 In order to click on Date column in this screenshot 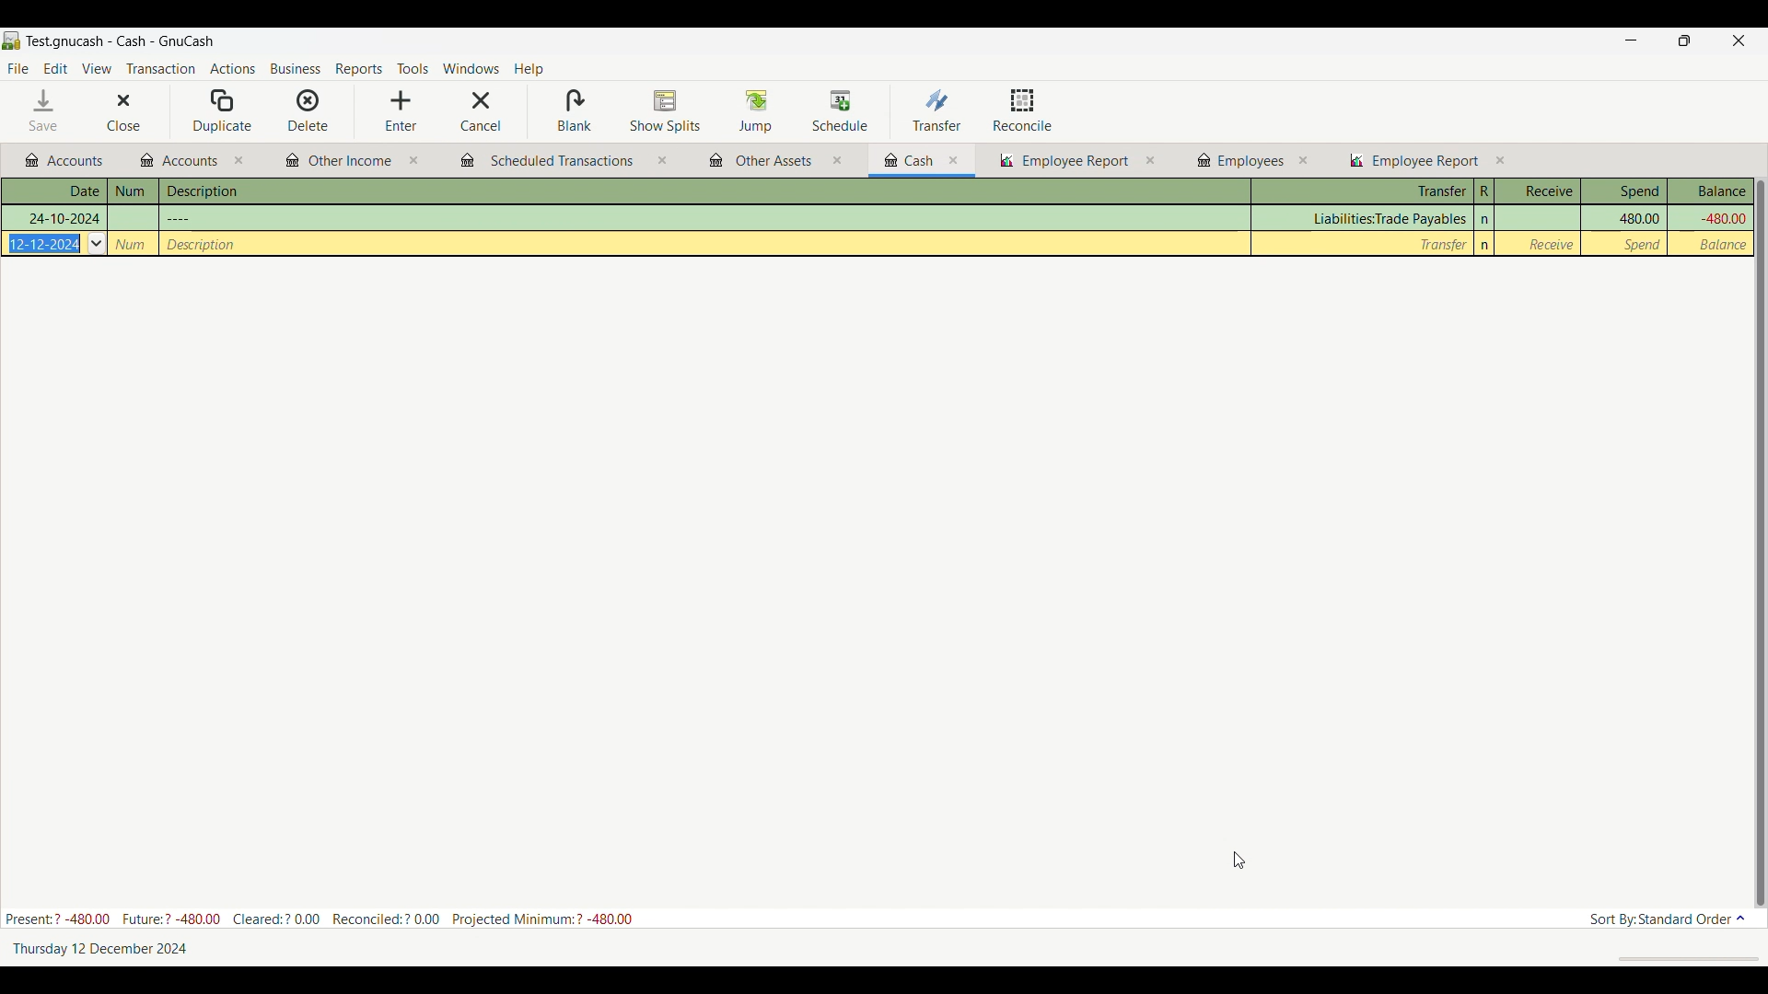, I will do `click(54, 191)`.